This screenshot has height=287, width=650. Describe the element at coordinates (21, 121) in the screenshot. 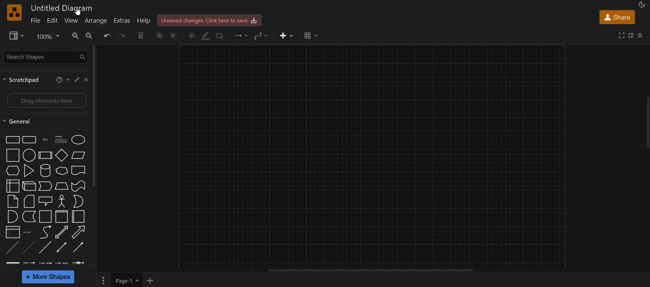

I see `general` at that location.